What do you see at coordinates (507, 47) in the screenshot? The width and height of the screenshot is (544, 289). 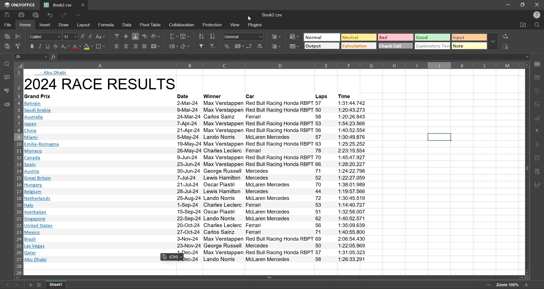 I see `select all` at bounding box center [507, 47].